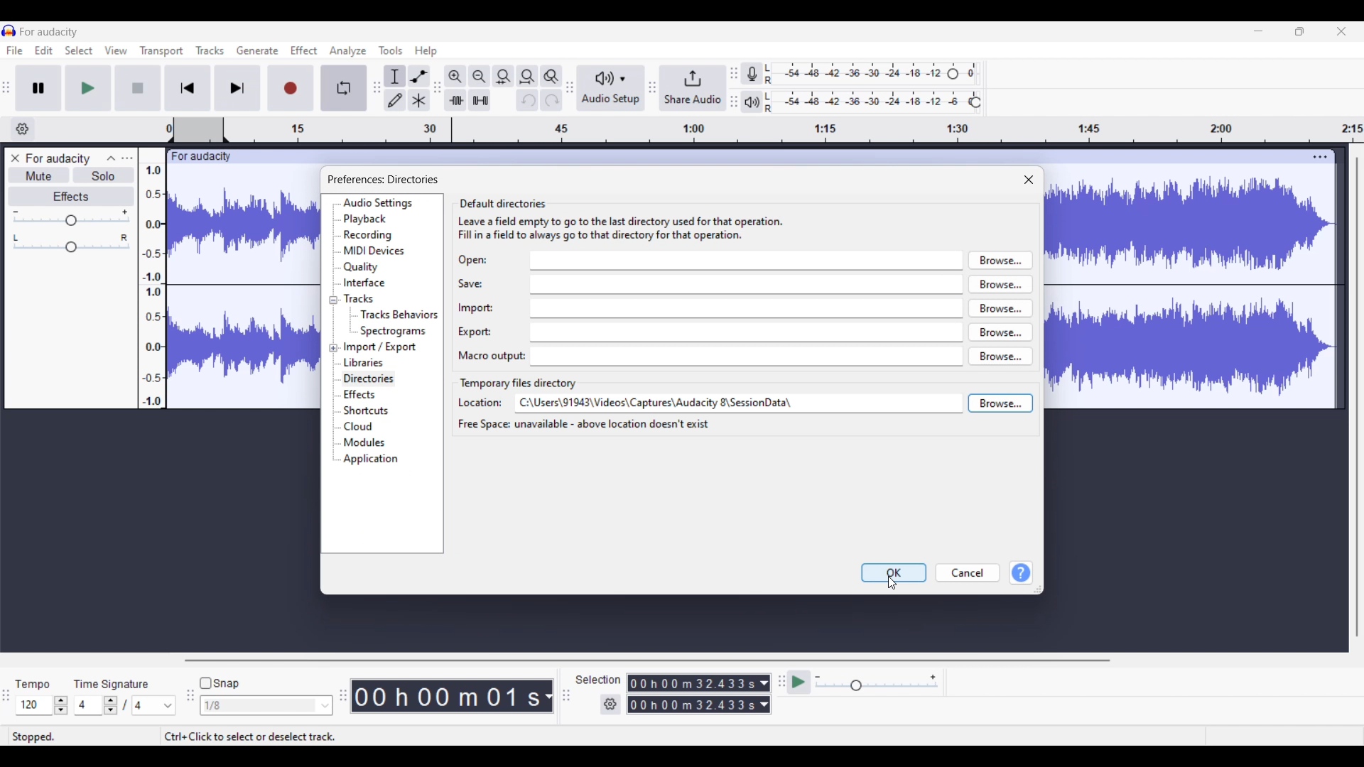  Describe the element at coordinates (89, 88) in the screenshot. I see `Play/Play once` at that location.